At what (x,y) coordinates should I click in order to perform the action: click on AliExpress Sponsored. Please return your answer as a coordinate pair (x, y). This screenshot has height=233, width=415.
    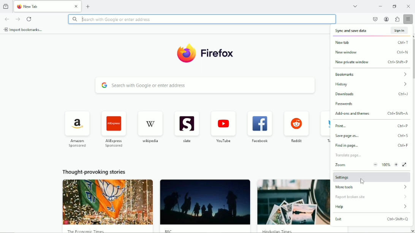
    Looking at the image, I should click on (113, 128).